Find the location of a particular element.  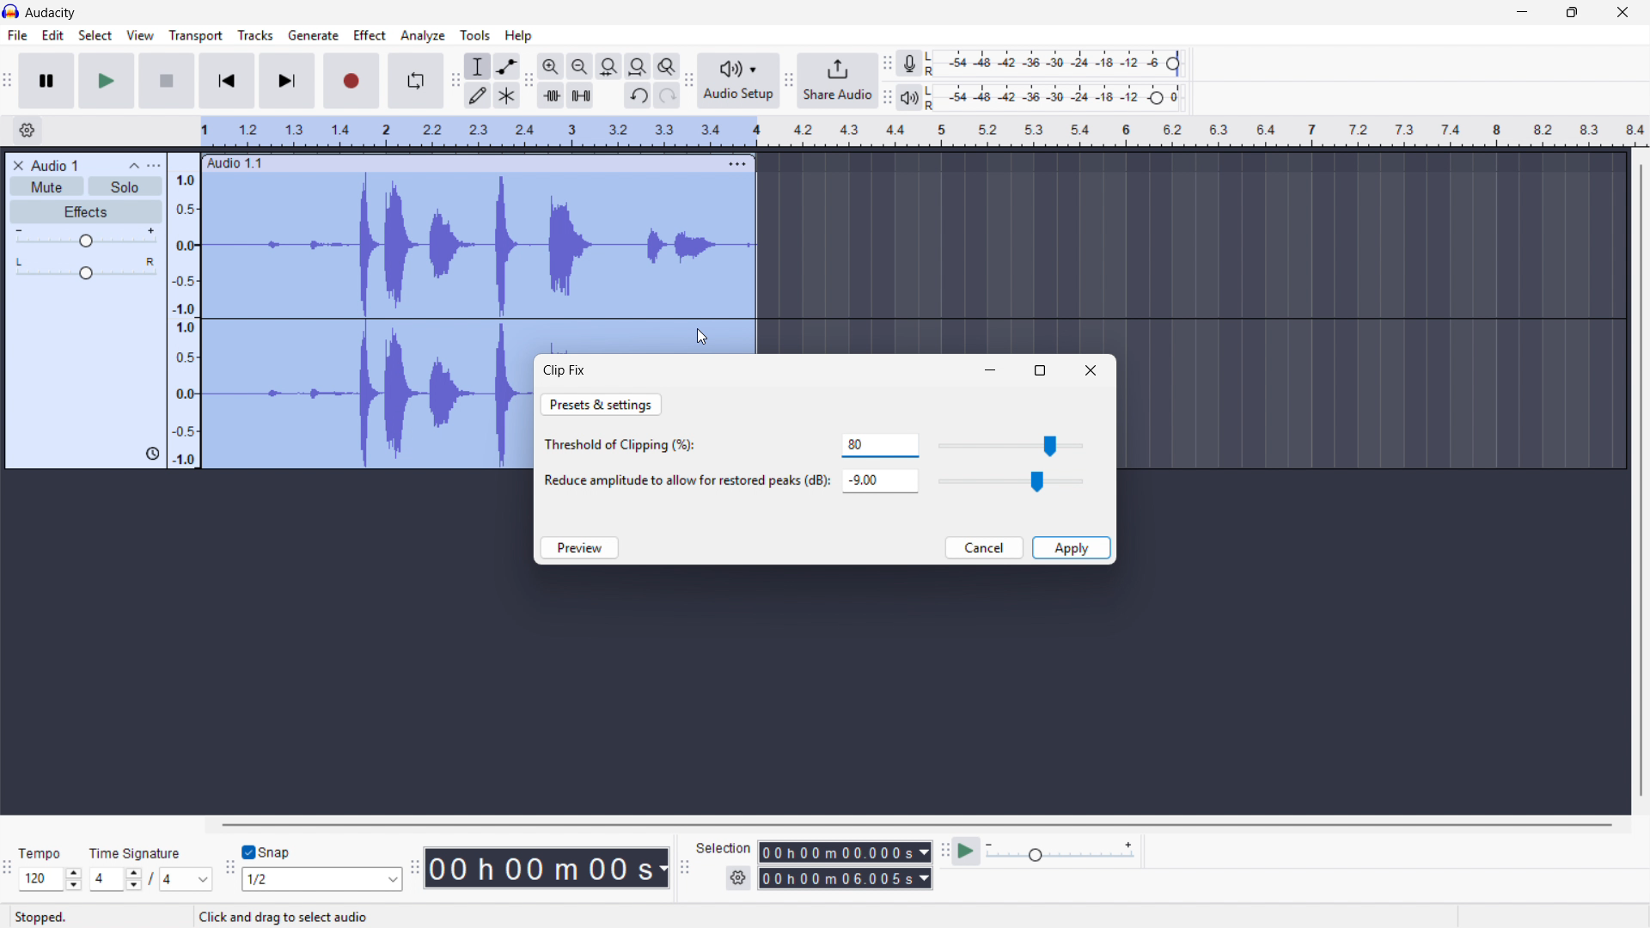

Play  is located at coordinates (106, 81).